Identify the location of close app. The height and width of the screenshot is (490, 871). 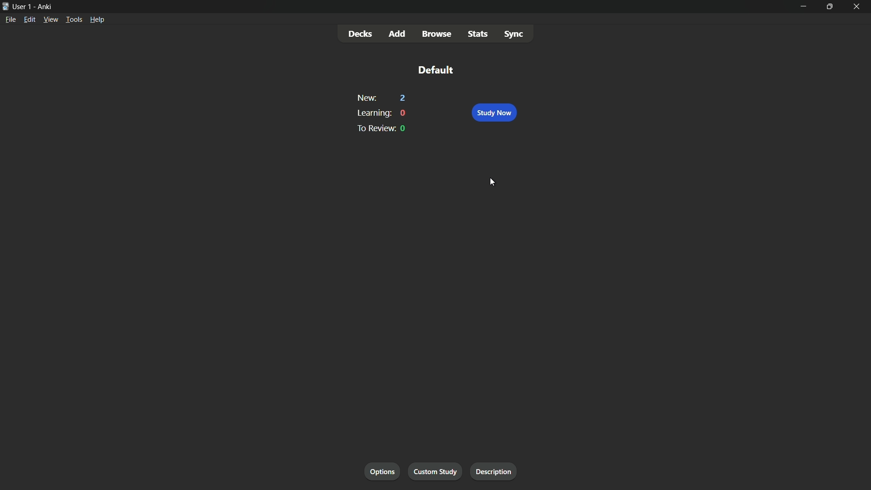
(858, 7).